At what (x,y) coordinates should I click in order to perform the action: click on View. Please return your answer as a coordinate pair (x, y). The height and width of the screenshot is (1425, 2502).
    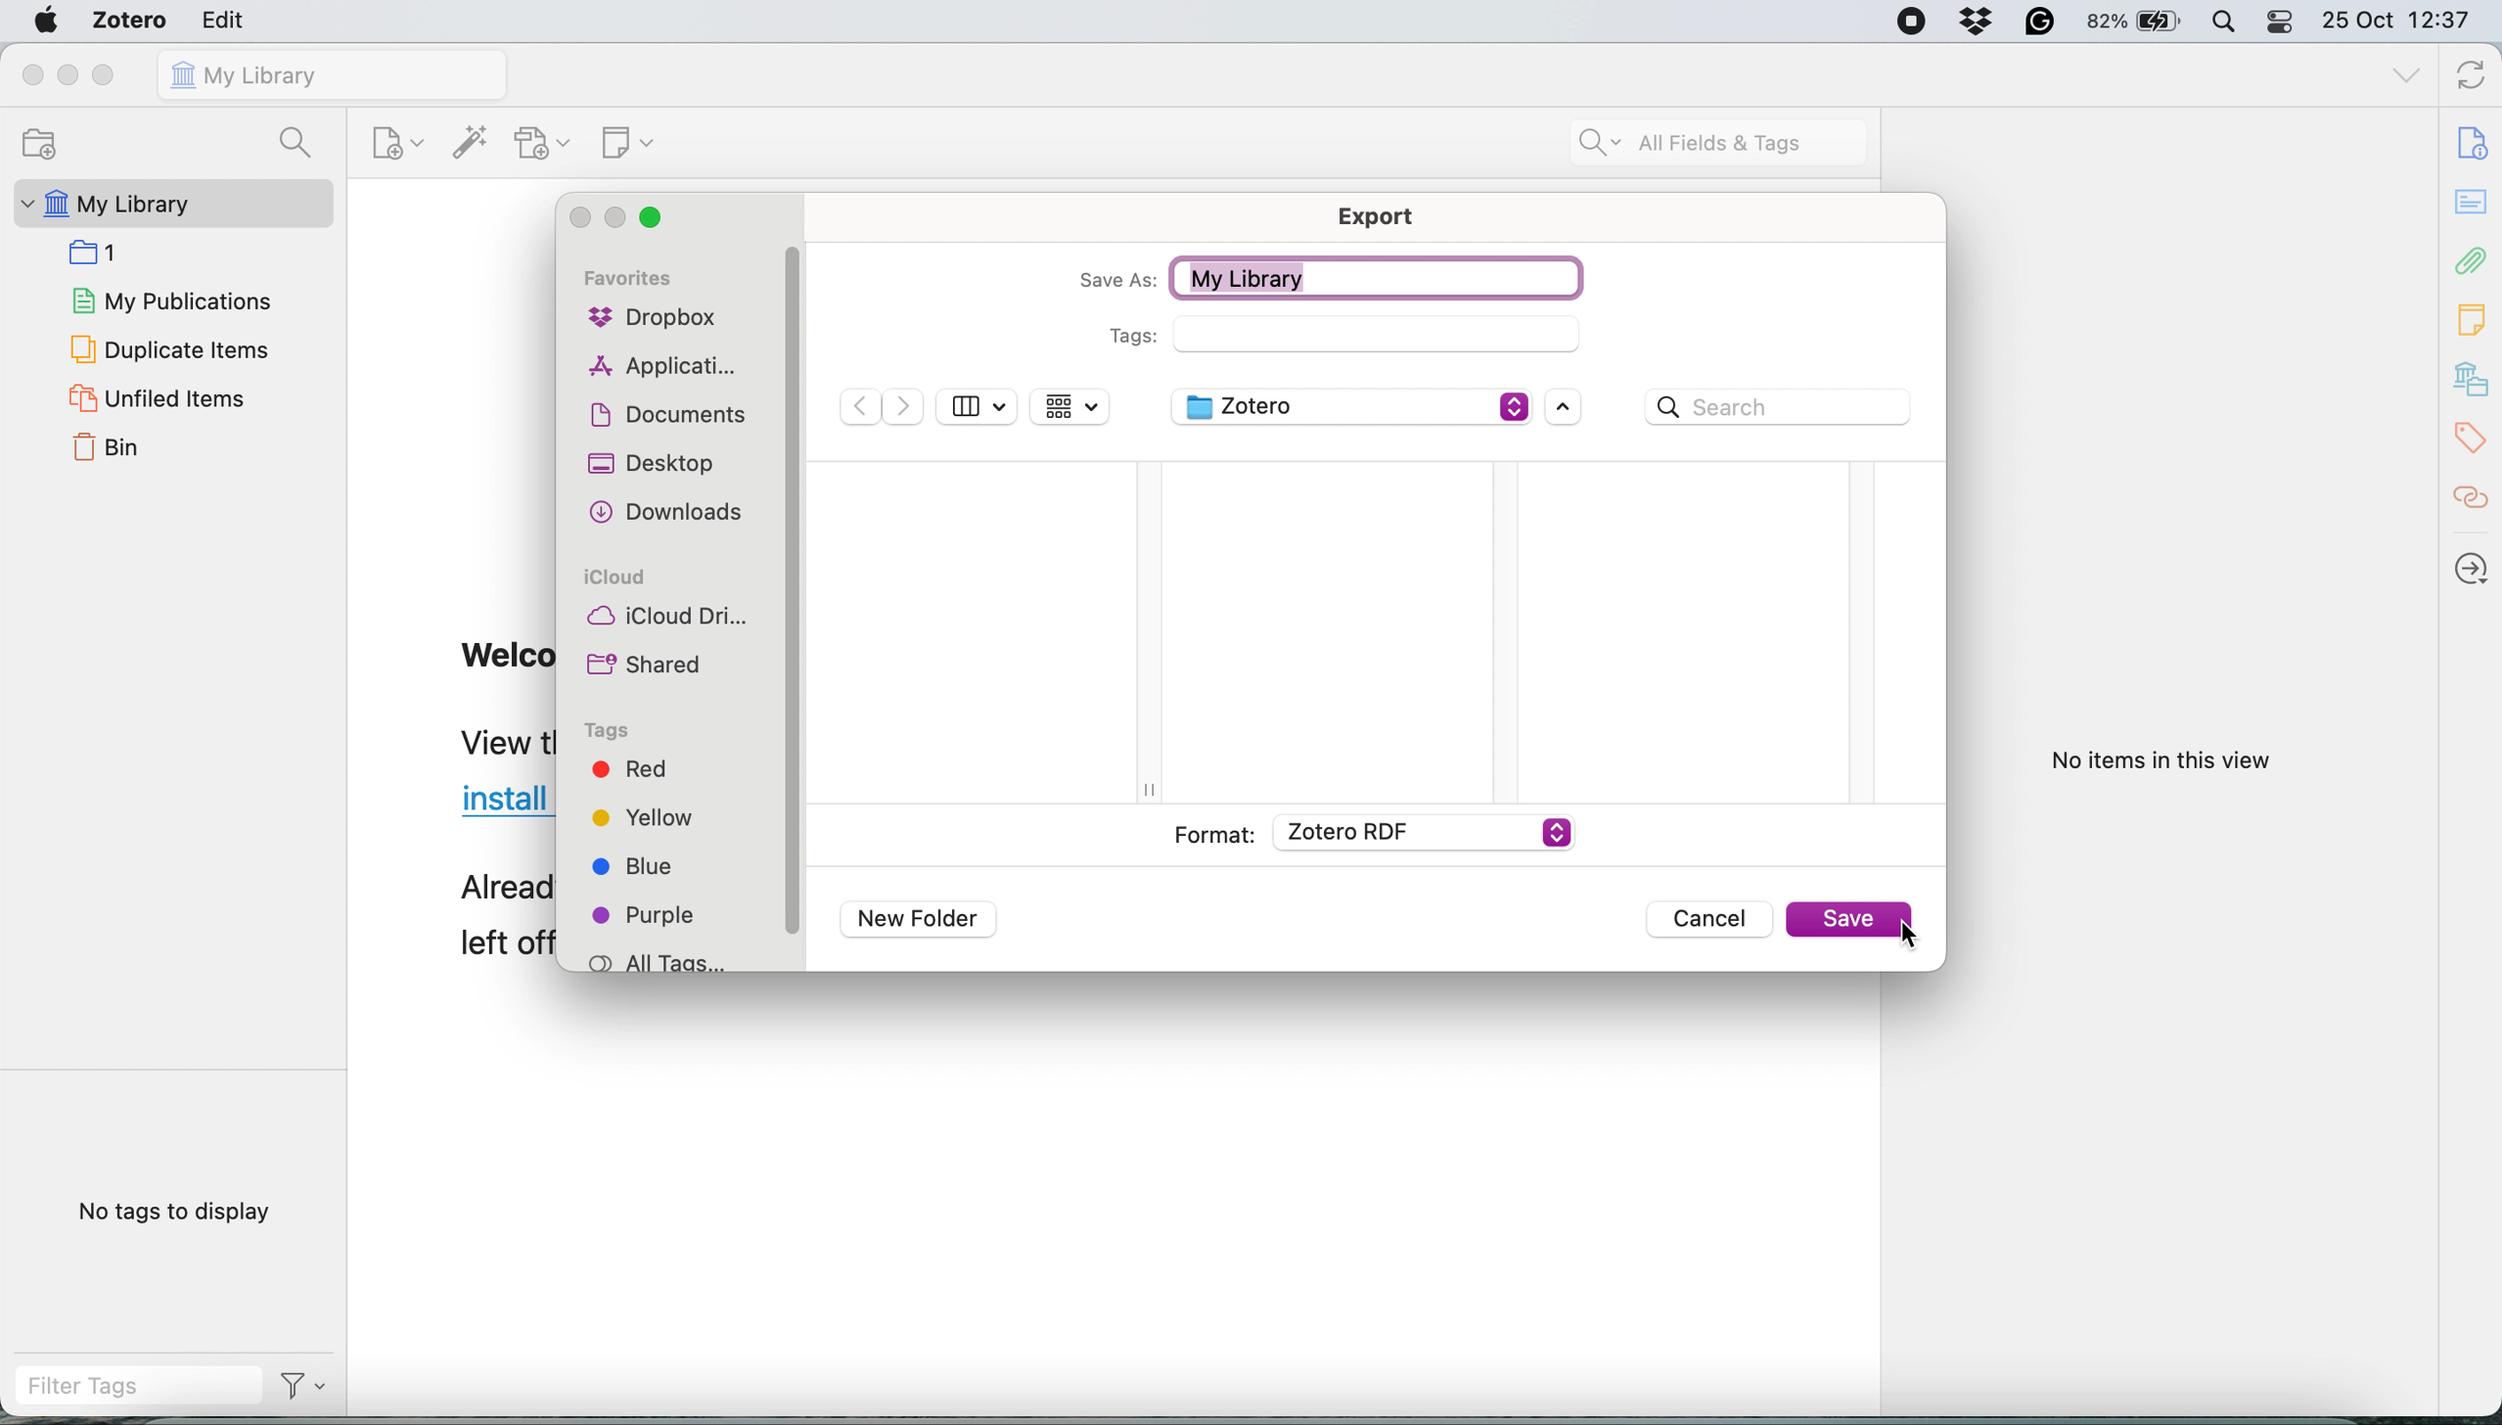
    Looking at the image, I should click on (1069, 405).